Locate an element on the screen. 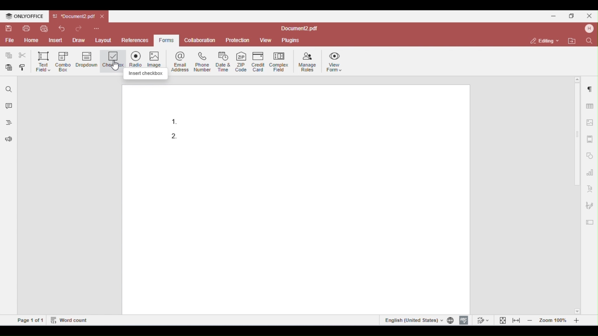 The width and height of the screenshot is (598, 336). manage roles is located at coordinates (308, 62).